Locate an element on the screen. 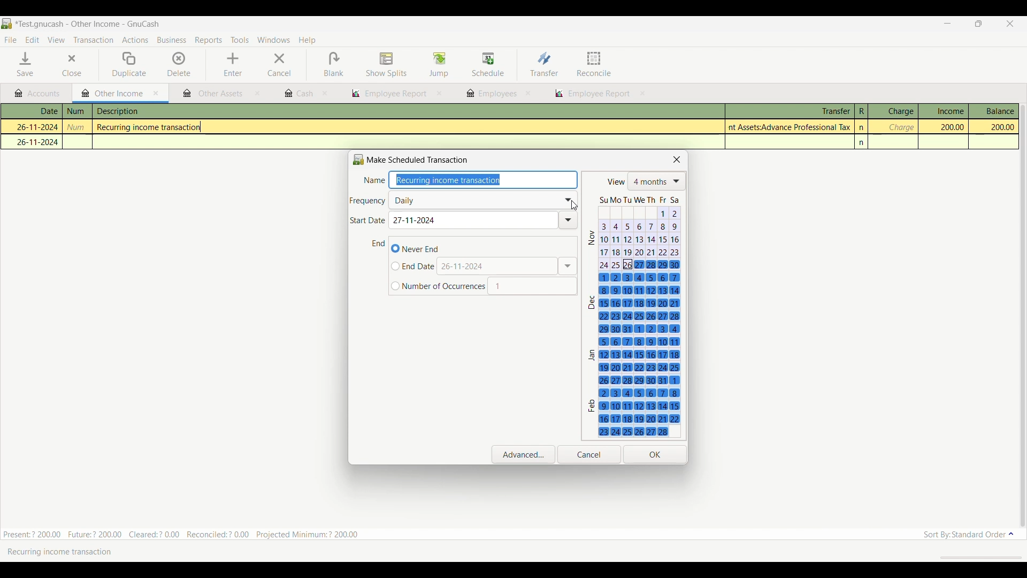 The height and width of the screenshot is (578, 1027). Enter start date of transaction is located at coordinates (472, 220).